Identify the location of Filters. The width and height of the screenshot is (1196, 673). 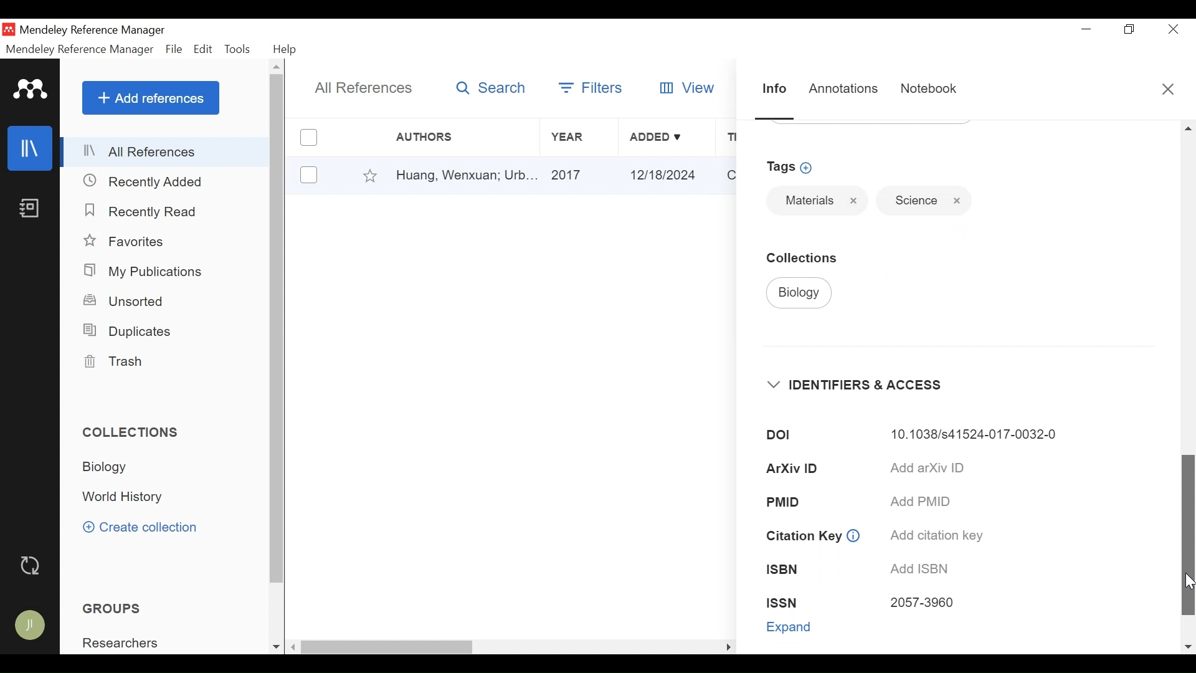
(591, 85).